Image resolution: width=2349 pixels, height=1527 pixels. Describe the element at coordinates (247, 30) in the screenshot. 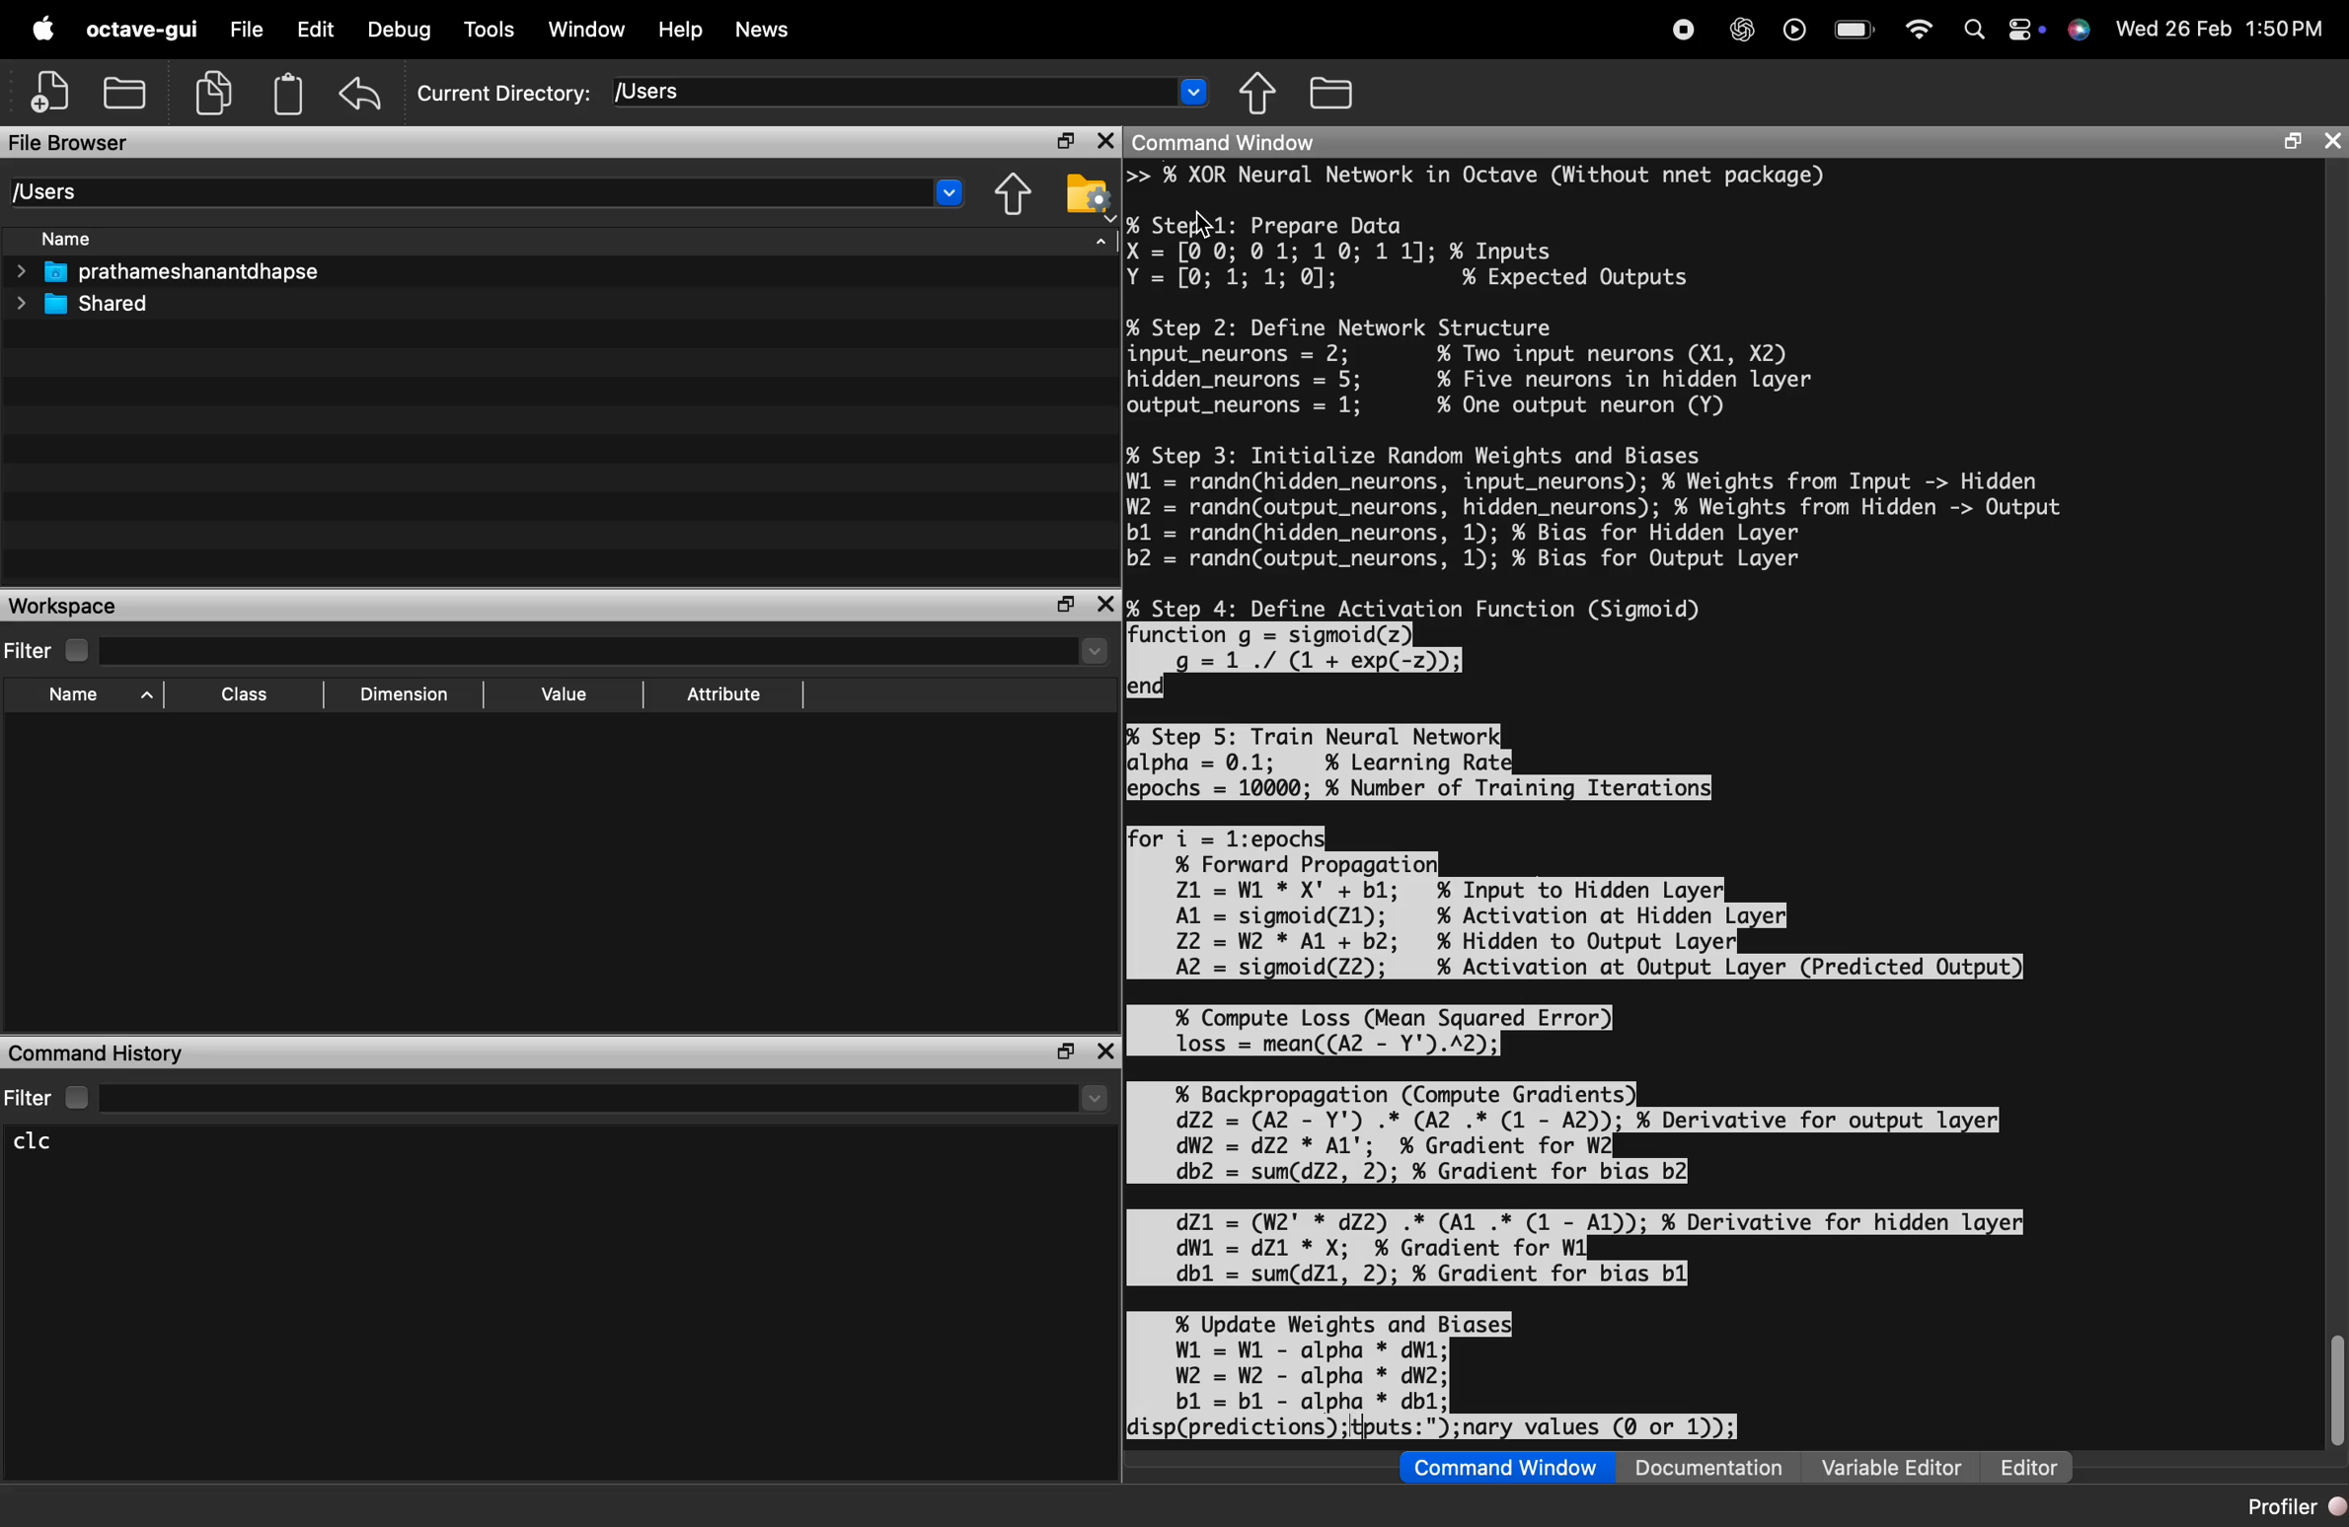

I see `File` at that location.